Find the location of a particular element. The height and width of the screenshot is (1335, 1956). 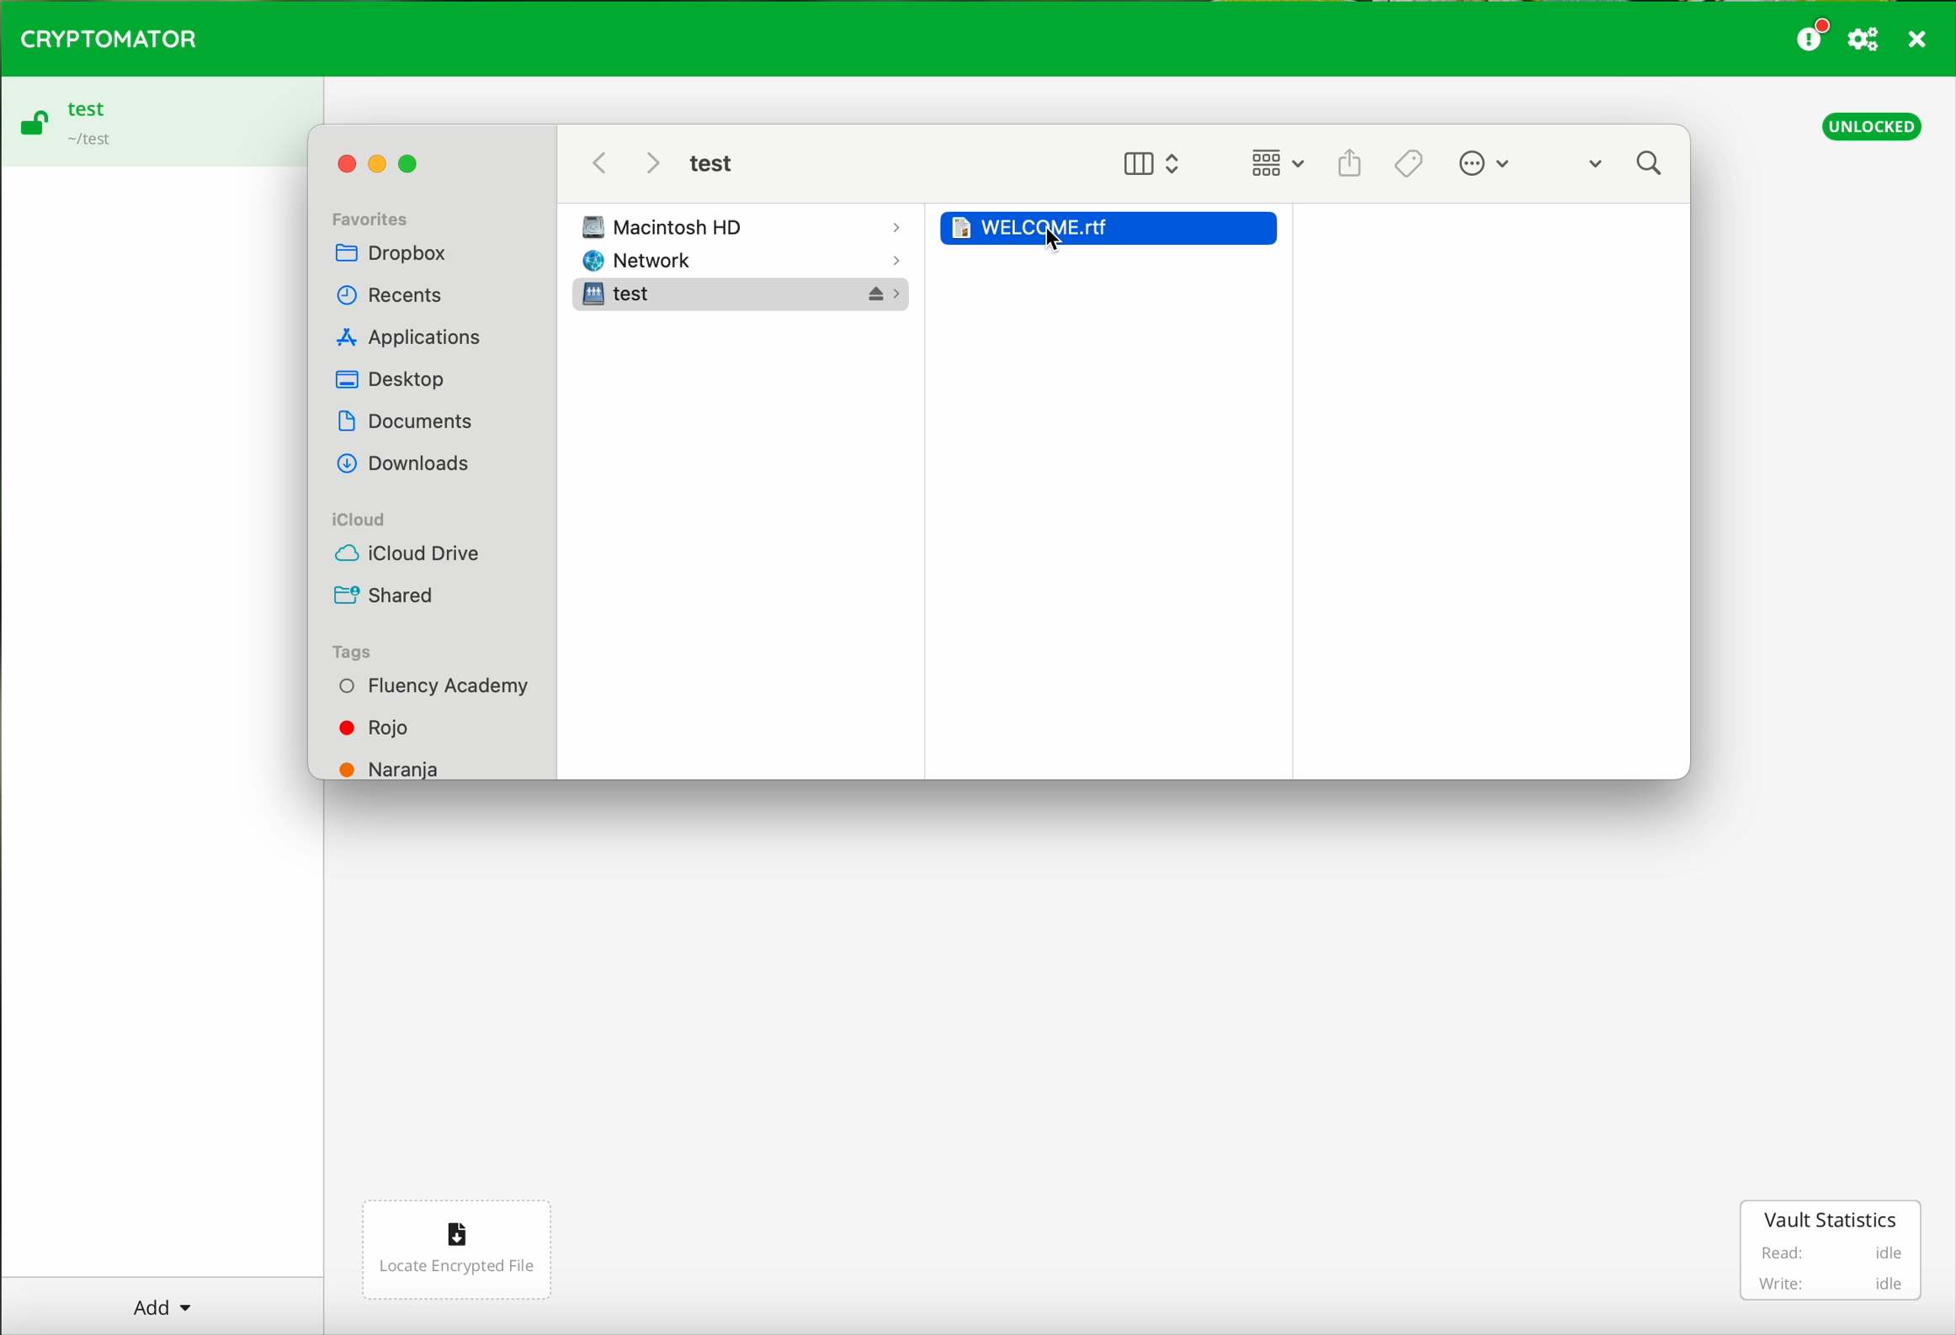

List View is located at coordinates (1275, 164).